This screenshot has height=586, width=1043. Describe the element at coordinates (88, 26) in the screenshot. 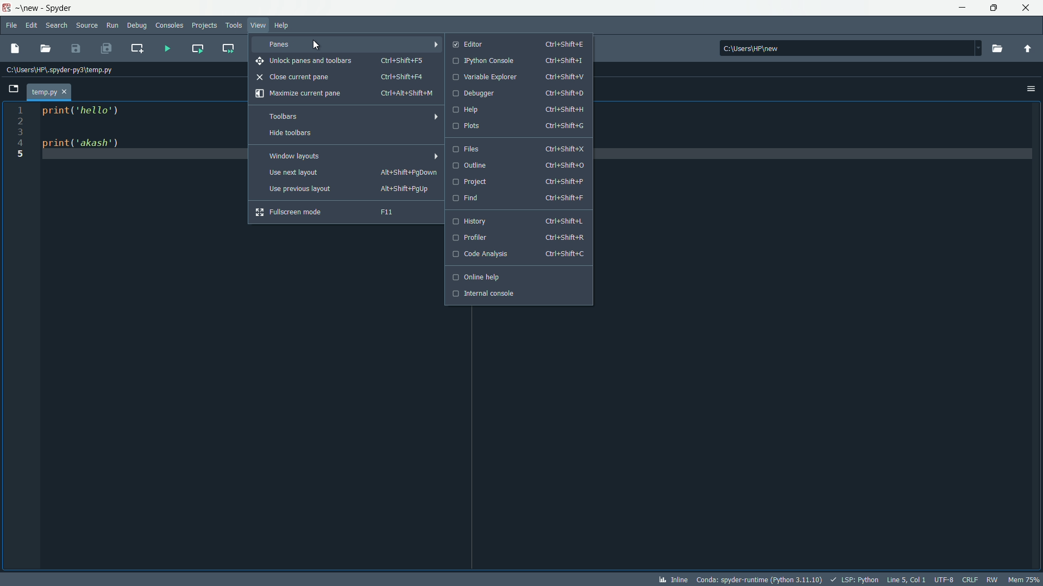

I see `source menu` at that location.